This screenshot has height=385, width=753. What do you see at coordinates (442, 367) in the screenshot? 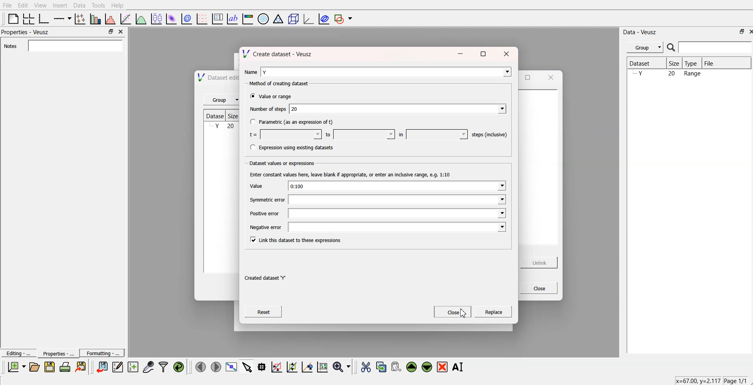
I see `remove widget` at bounding box center [442, 367].